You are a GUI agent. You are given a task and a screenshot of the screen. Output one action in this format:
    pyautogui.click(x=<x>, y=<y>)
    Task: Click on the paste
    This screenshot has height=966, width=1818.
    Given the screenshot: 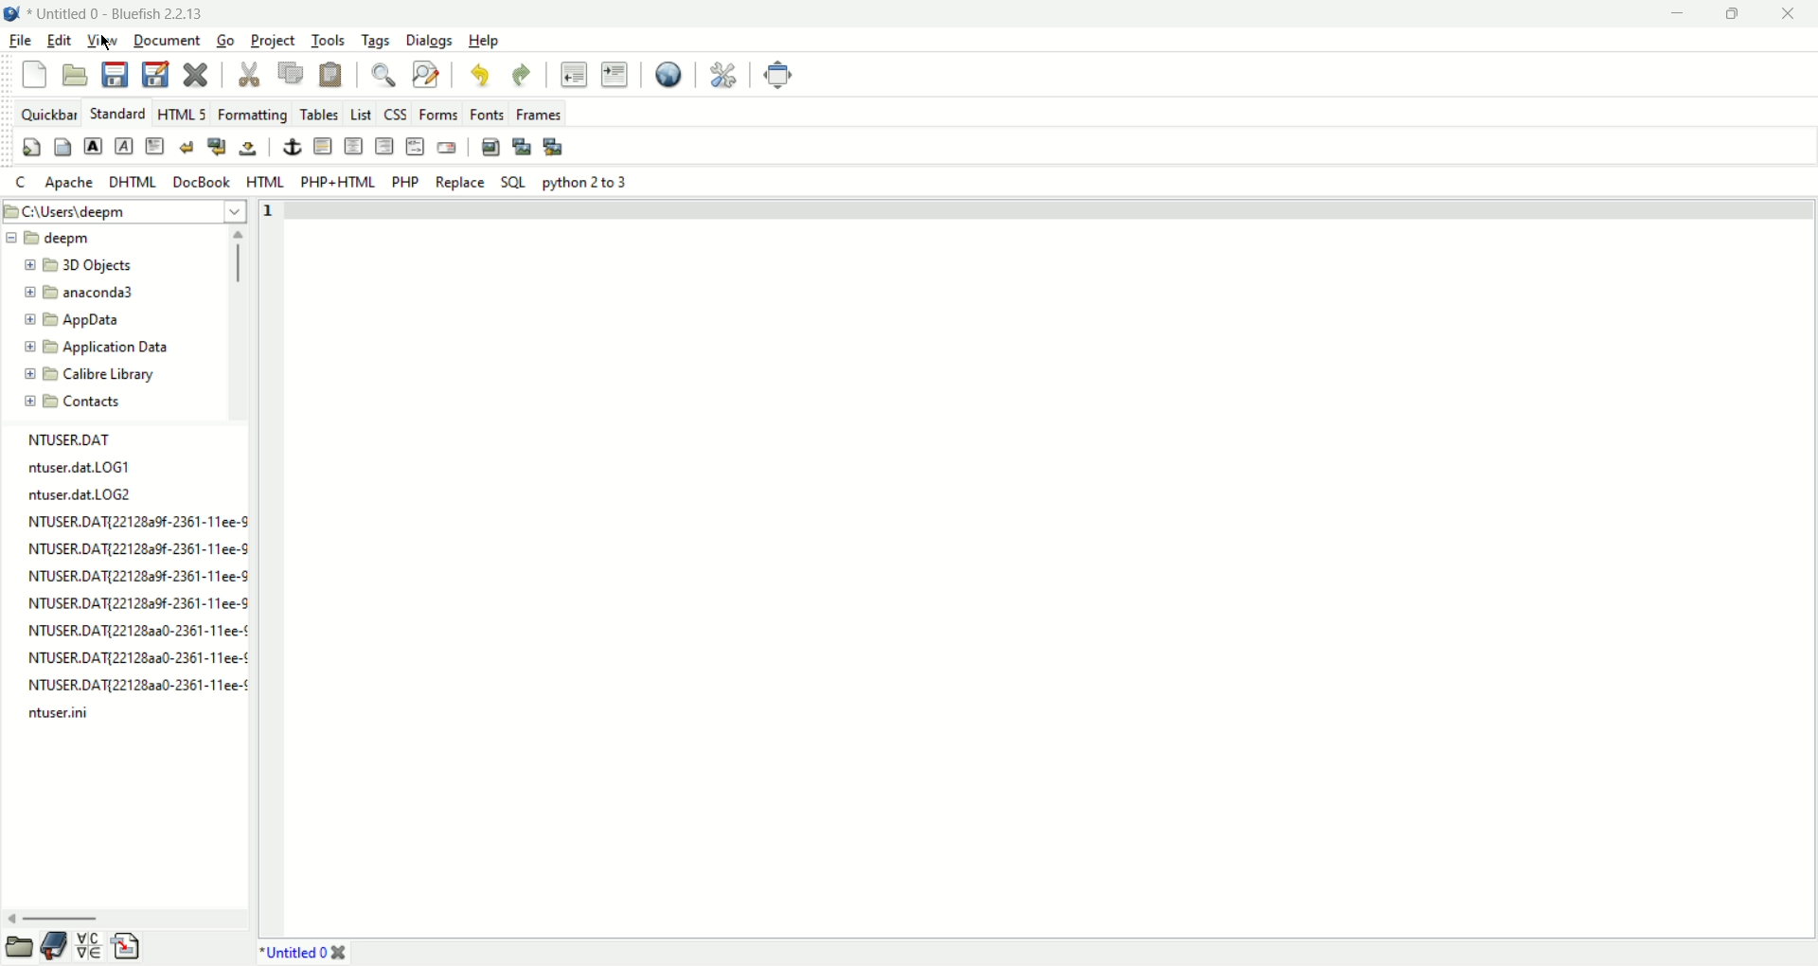 What is the action you would take?
    pyautogui.click(x=330, y=74)
    